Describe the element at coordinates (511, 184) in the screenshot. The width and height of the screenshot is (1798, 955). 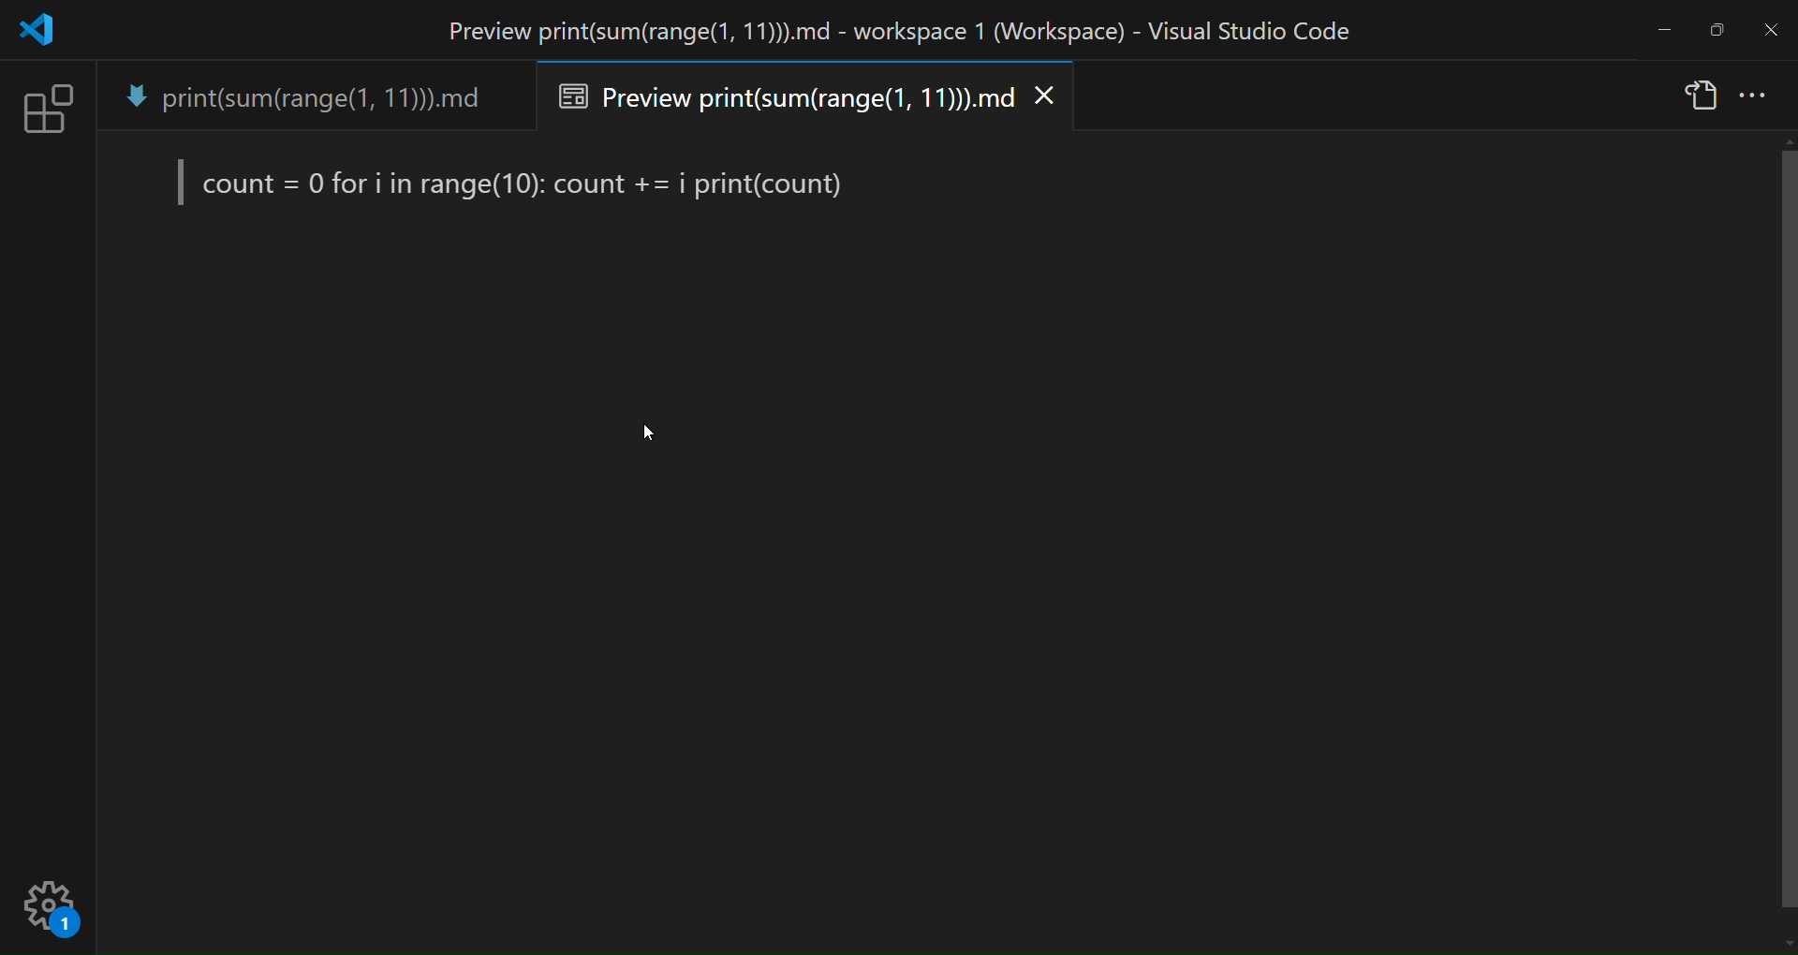
I see `preview` at that location.